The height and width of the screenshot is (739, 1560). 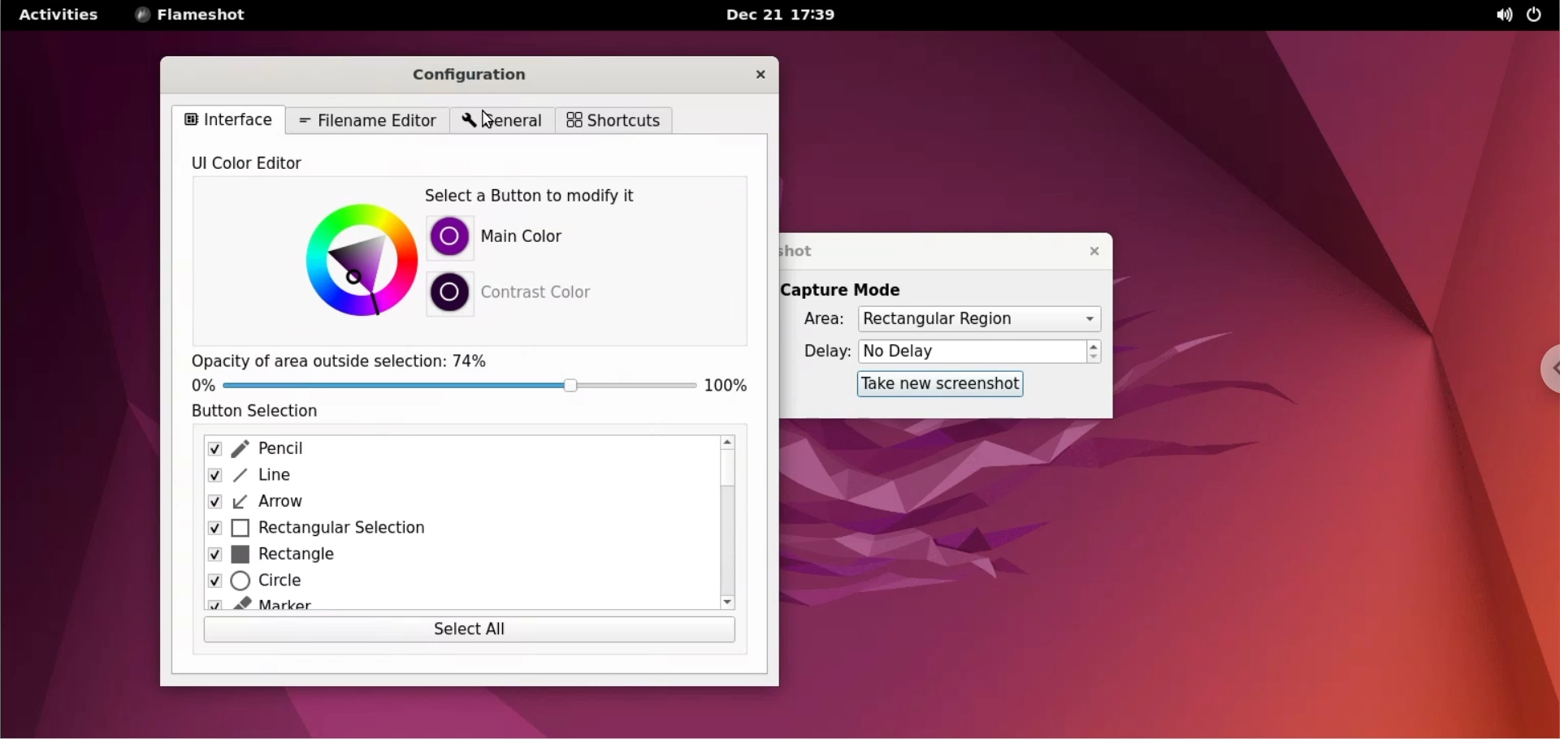 What do you see at coordinates (194, 16) in the screenshot?
I see `flameshot menu` at bounding box center [194, 16].